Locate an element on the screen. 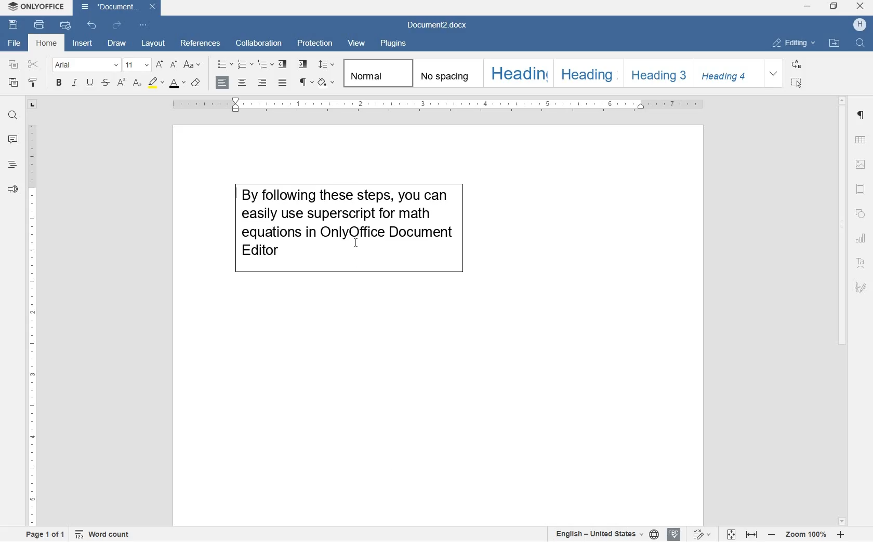 The image size is (873, 542). tab is located at coordinates (32, 105).